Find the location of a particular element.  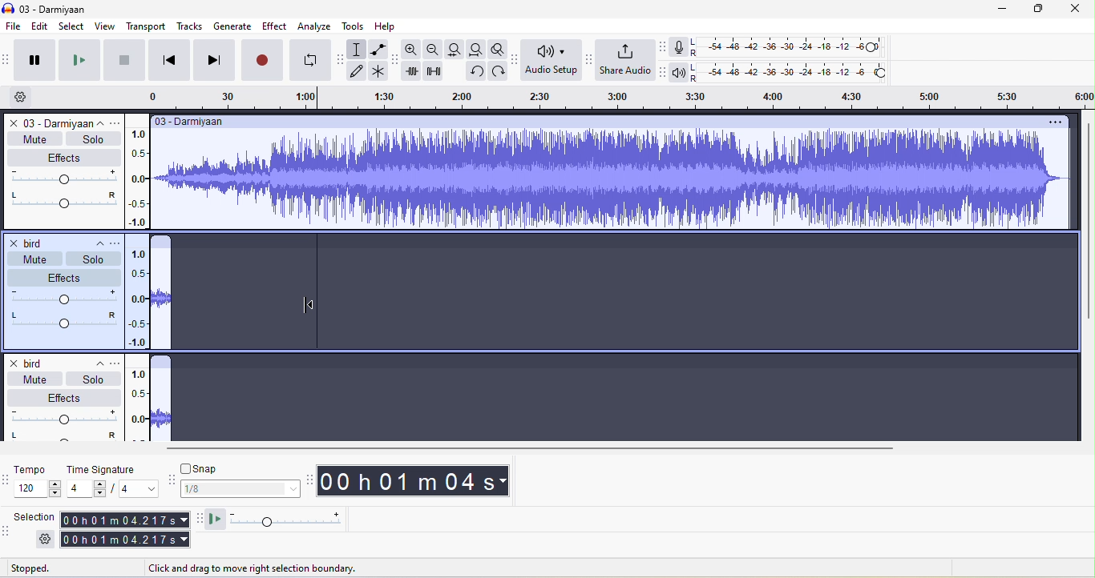

collapse is located at coordinates (103, 122).